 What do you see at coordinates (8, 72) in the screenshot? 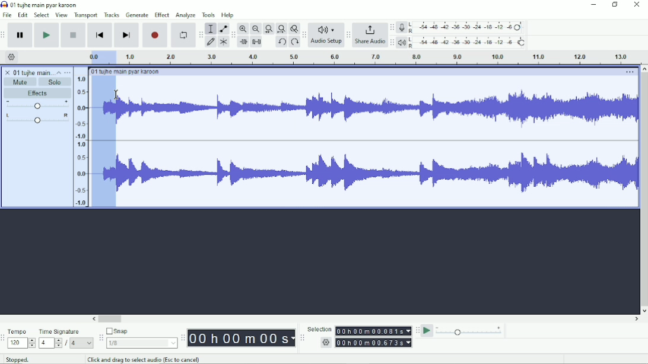
I see `cancel logo` at bounding box center [8, 72].